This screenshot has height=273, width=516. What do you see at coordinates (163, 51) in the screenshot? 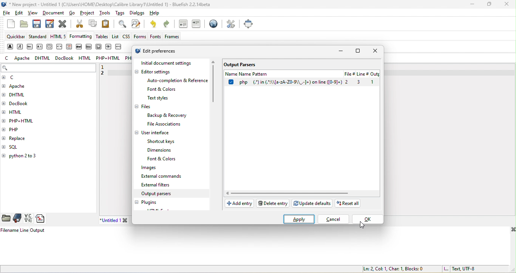
I see `edit preferences` at bounding box center [163, 51].